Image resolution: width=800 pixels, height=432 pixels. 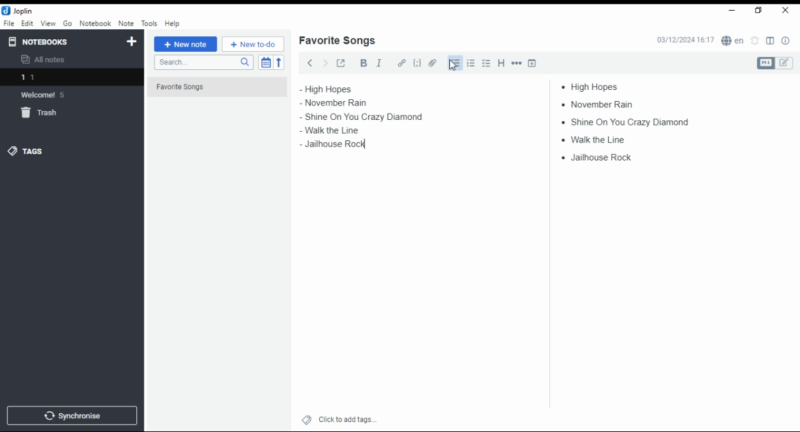 What do you see at coordinates (26, 150) in the screenshot?
I see `tags` at bounding box center [26, 150].